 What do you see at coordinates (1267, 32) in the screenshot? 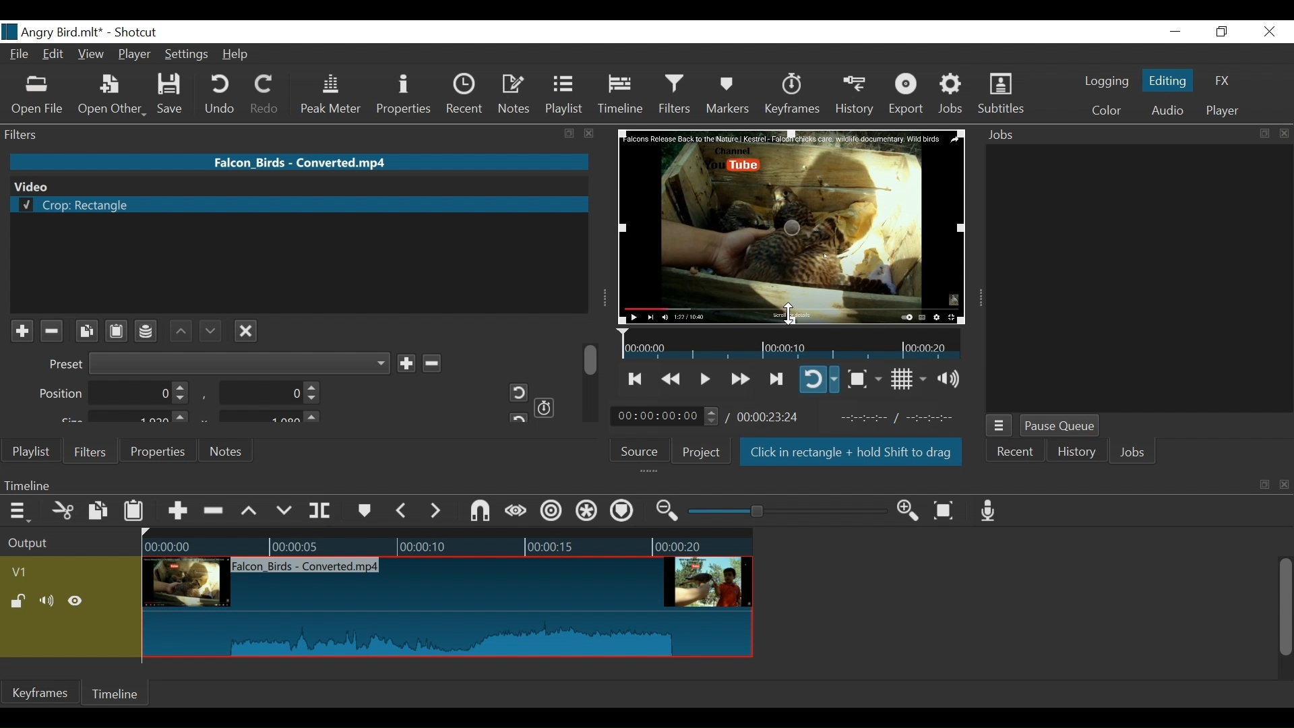
I see `Close` at bounding box center [1267, 32].